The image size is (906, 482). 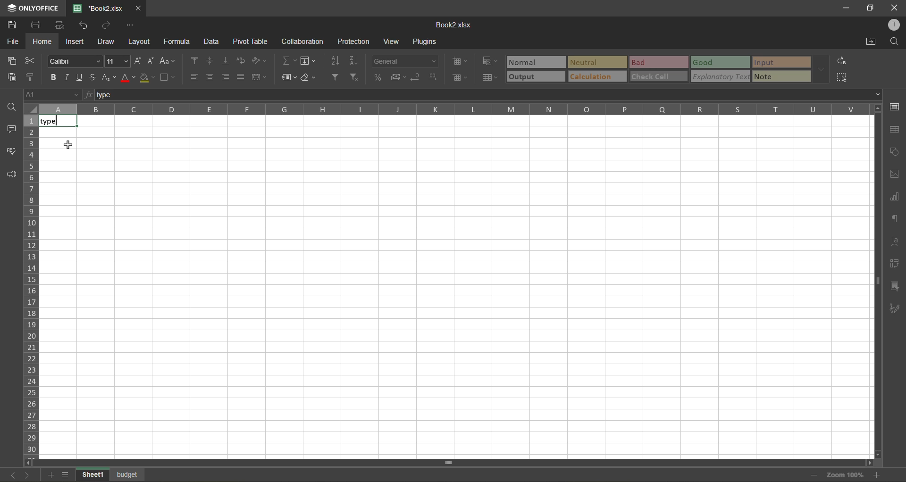 What do you see at coordinates (895, 130) in the screenshot?
I see `table` at bounding box center [895, 130].